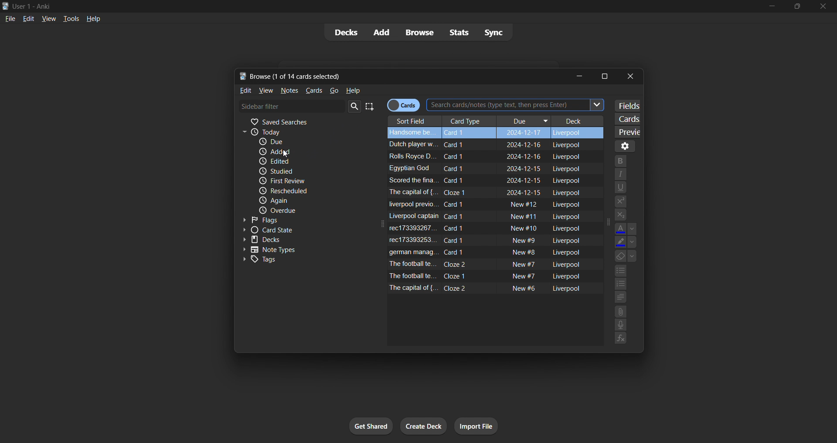 The image size is (837, 443). Describe the element at coordinates (474, 427) in the screenshot. I see `import file` at that location.